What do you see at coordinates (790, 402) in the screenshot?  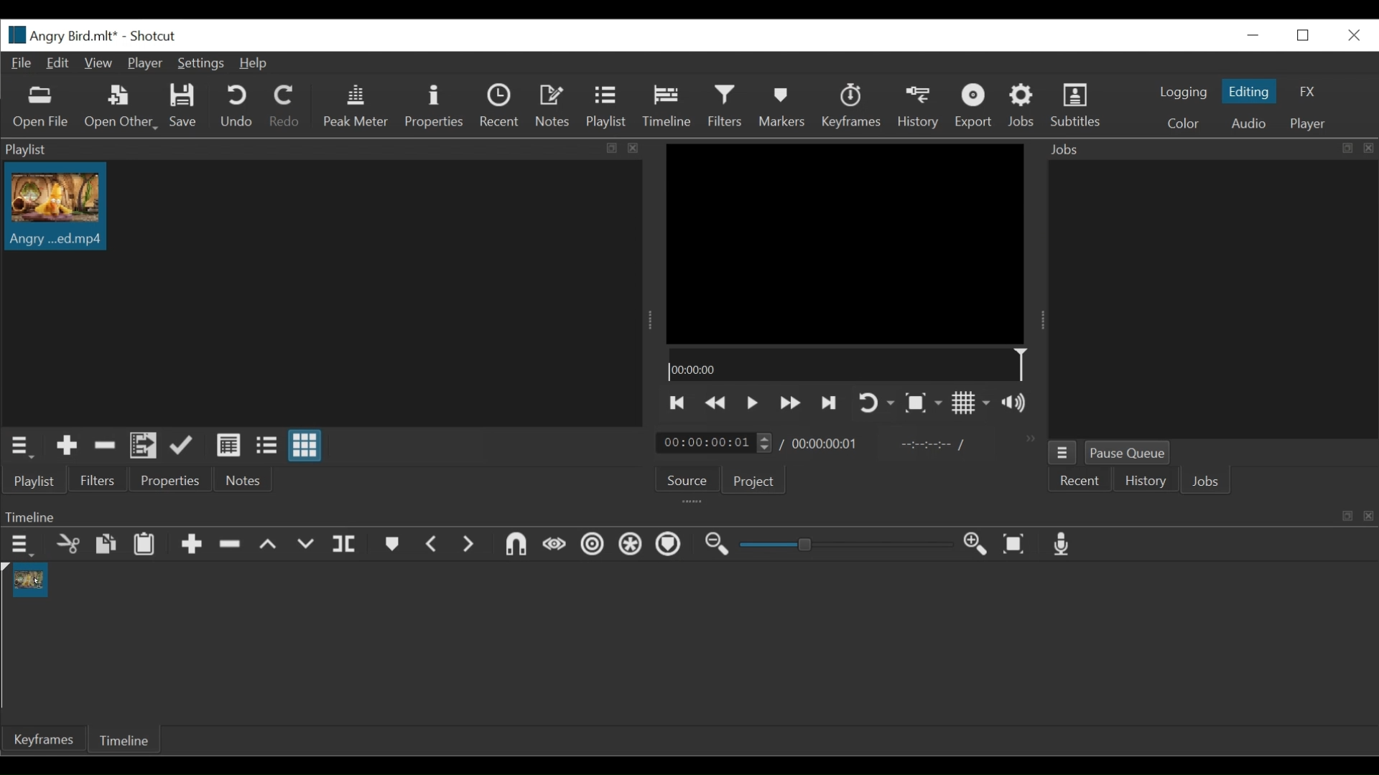 I see `Play forward quickly` at bounding box center [790, 402].